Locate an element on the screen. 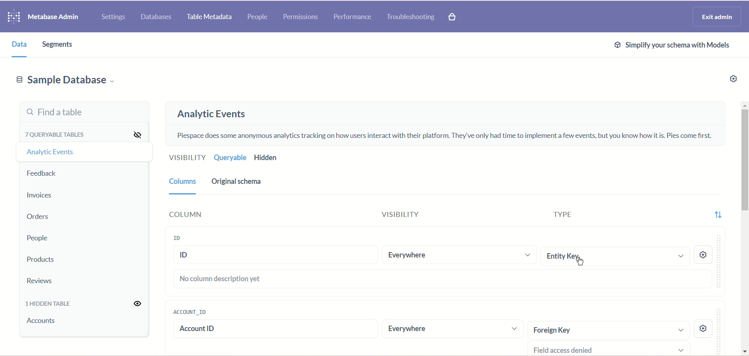 The width and height of the screenshot is (749, 356). column is located at coordinates (184, 185).